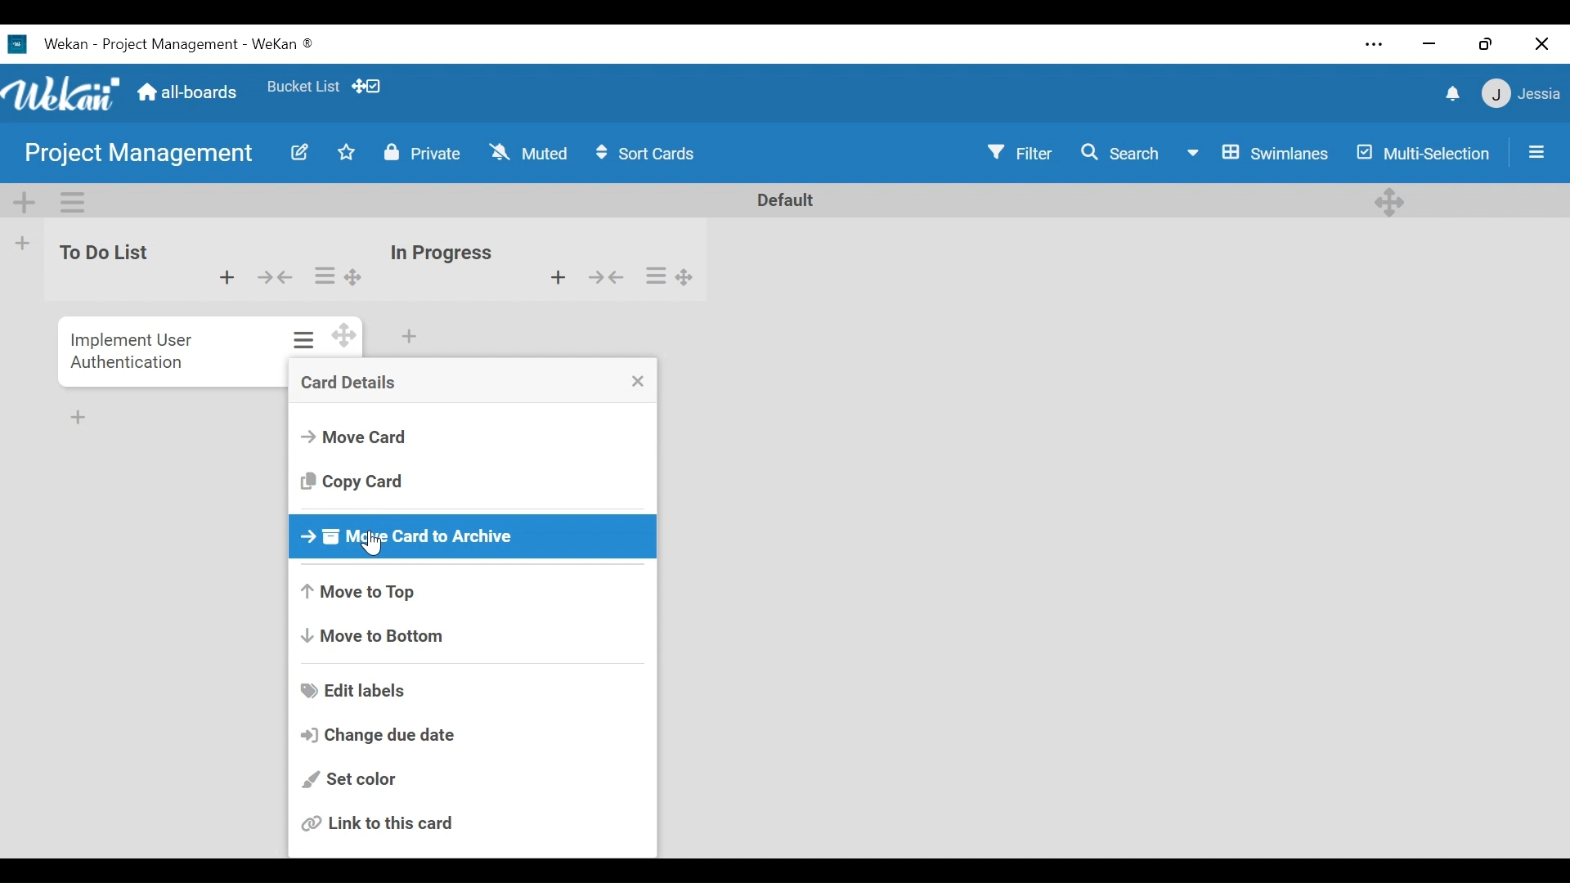 The height and width of the screenshot is (883, 1570). Describe the element at coordinates (675, 276) in the screenshot. I see `options` at that location.